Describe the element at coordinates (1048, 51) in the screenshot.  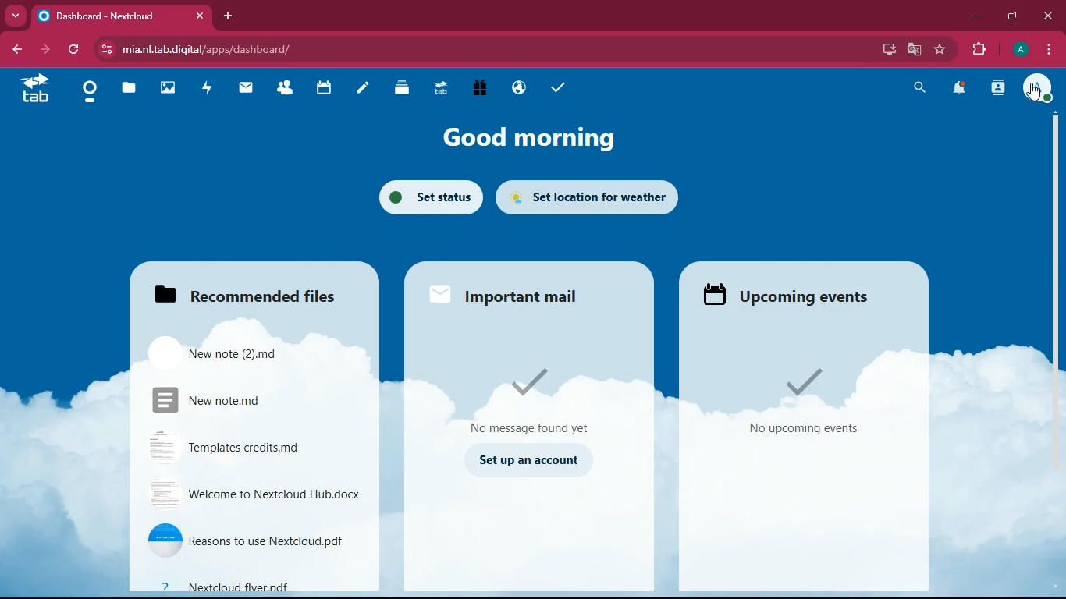
I see `menu` at that location.